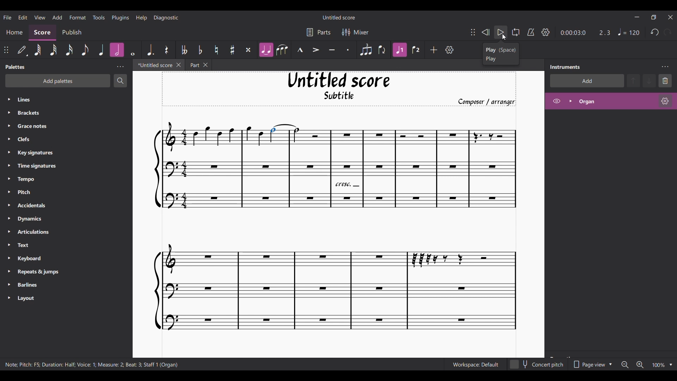 Image resolution: width=677 pixels, height=381 pixels. What do you see at coordinates (316, 50) in the screenshot?
I see `Accent` at bounding box center [316, 50].